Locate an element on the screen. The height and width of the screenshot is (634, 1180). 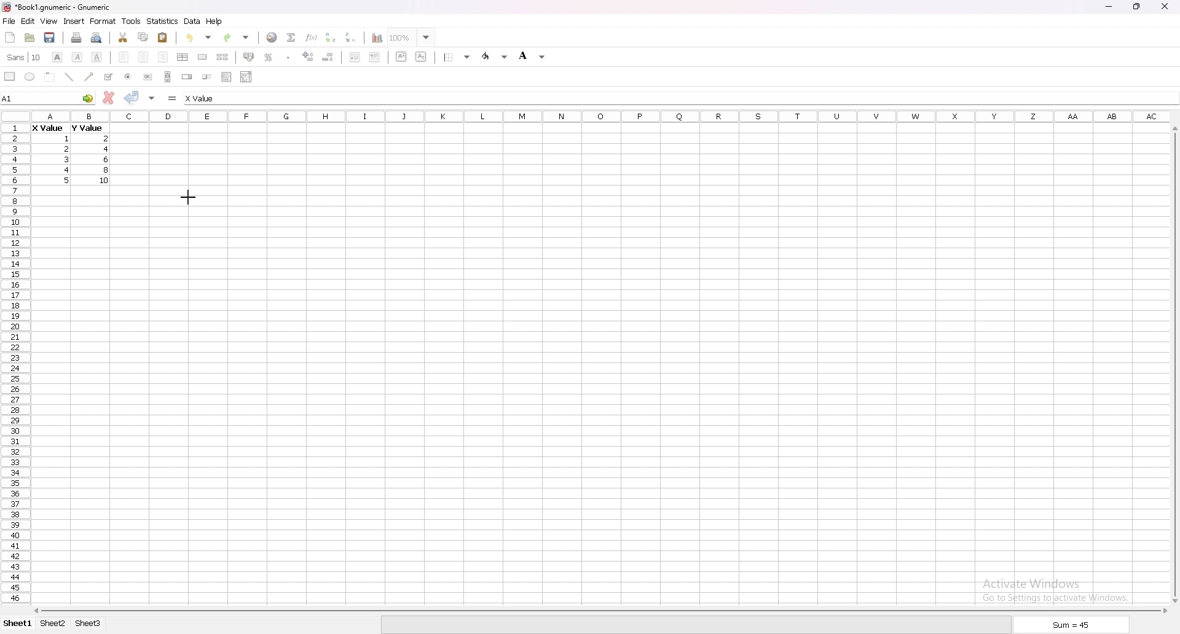
left align is located at coordinates (124, 56).